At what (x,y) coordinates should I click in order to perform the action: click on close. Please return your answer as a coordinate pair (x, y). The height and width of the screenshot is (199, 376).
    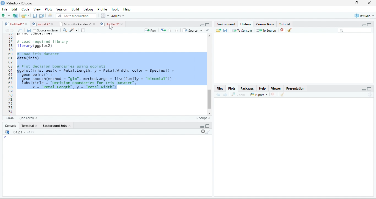
    Looking at the image, I should click on (122, 24).